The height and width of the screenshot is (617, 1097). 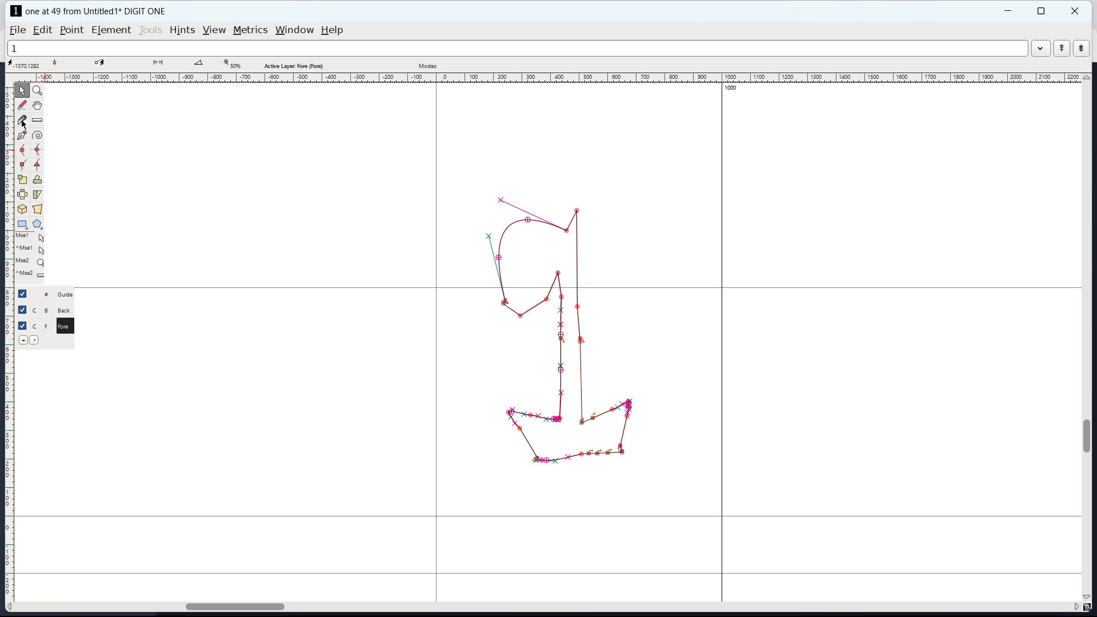 I want to click on horizontal ruler, so click(x=554, y=78).